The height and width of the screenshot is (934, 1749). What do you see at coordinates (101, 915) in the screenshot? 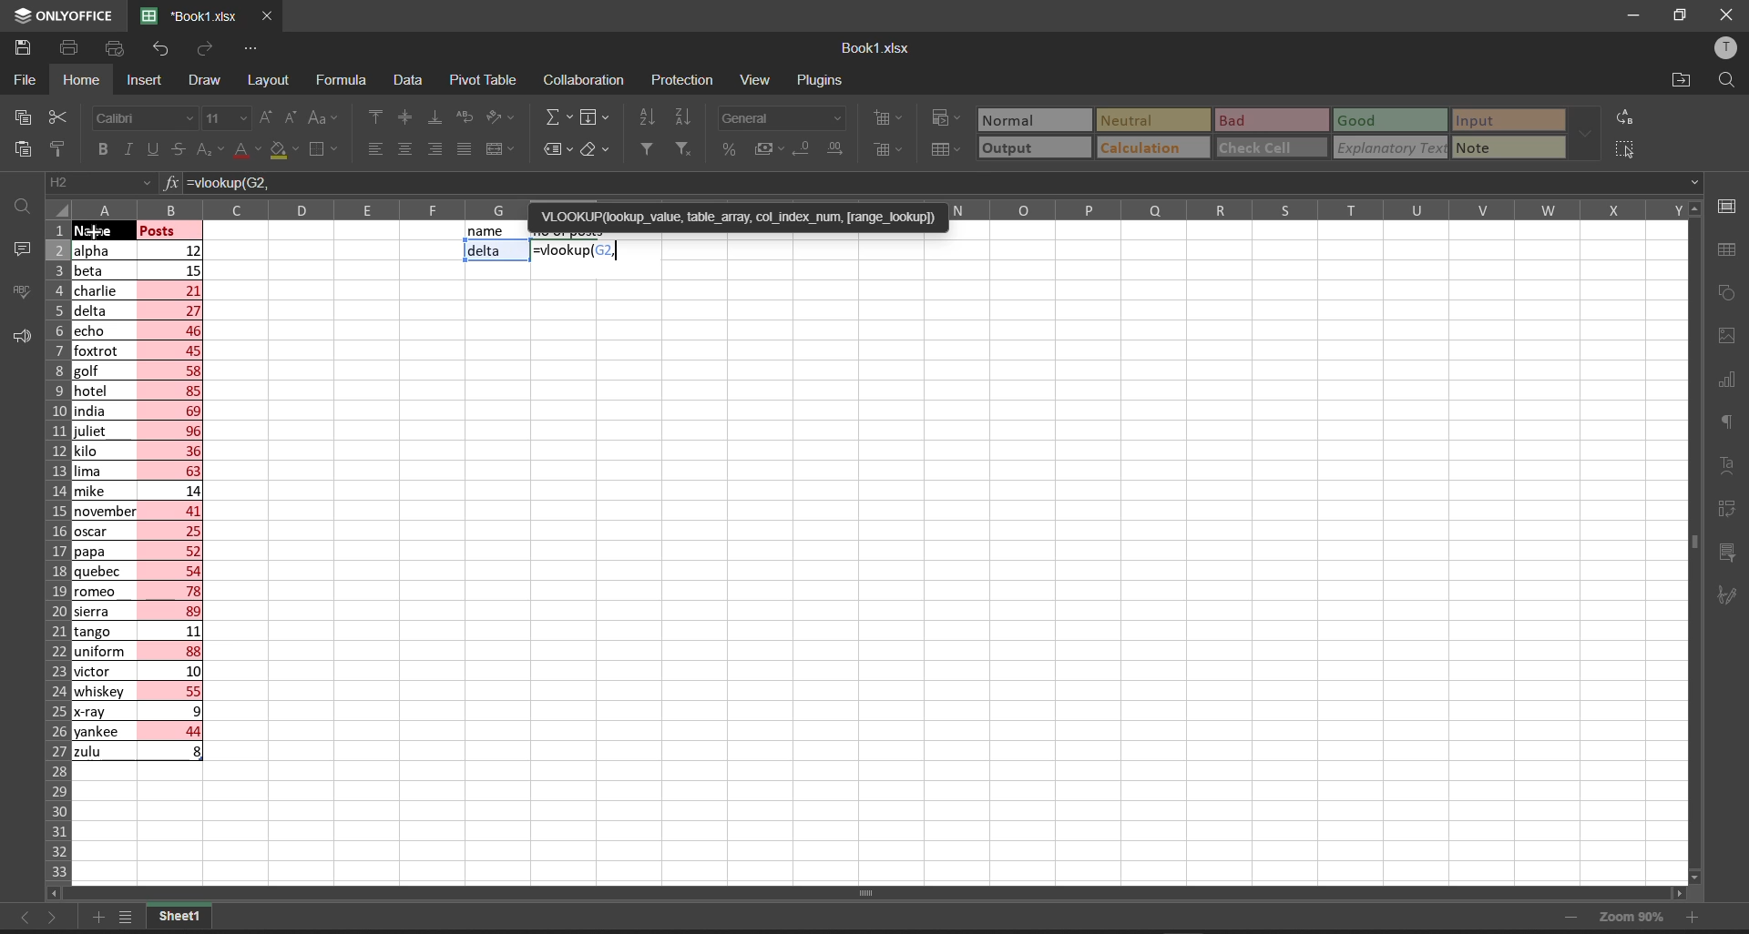
I see `add new tab` at bounding box center [101, 915].